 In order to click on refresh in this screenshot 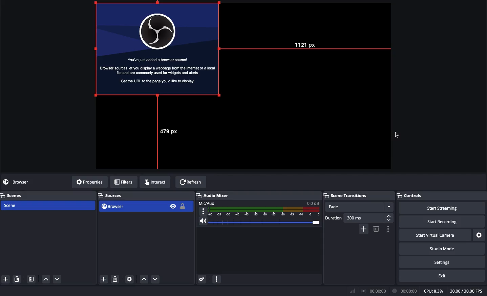, I will do `click(189, 180)`.